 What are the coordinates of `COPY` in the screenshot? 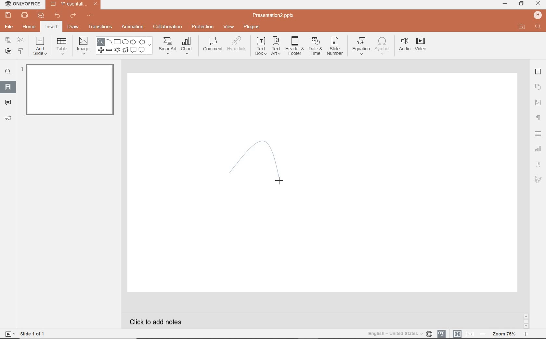 It's located at (6, 40).